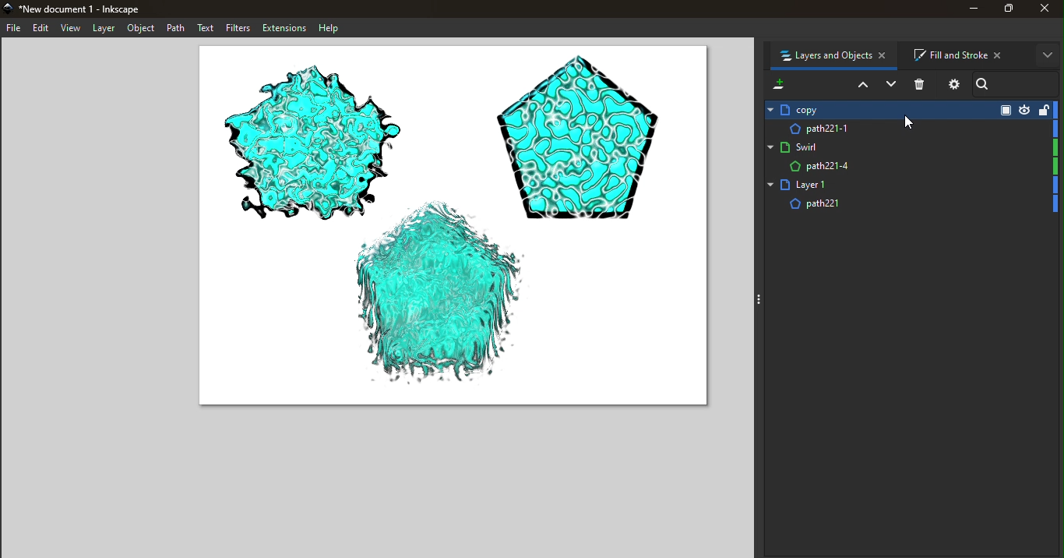 The image size is (1064, 558). Describe the element at coordinates (235, 28) in the screenshot. I see `Filters` at that location.